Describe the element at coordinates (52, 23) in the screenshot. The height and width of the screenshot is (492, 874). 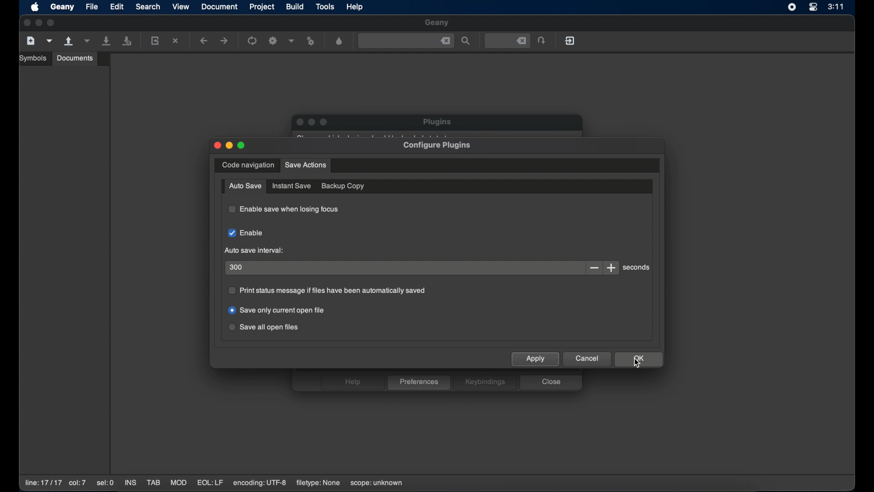
I see `maximize` at that location.